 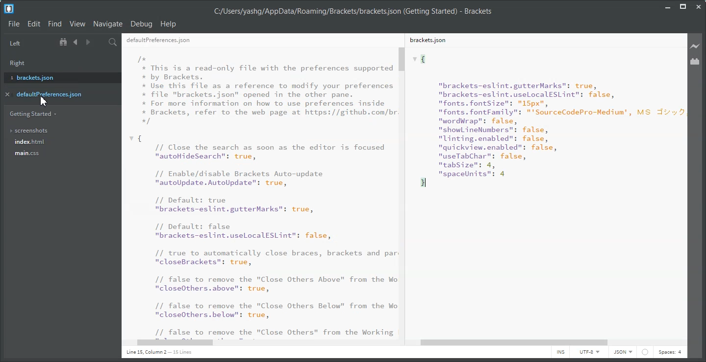 I want to click on Text, so click(x=353, y=12).